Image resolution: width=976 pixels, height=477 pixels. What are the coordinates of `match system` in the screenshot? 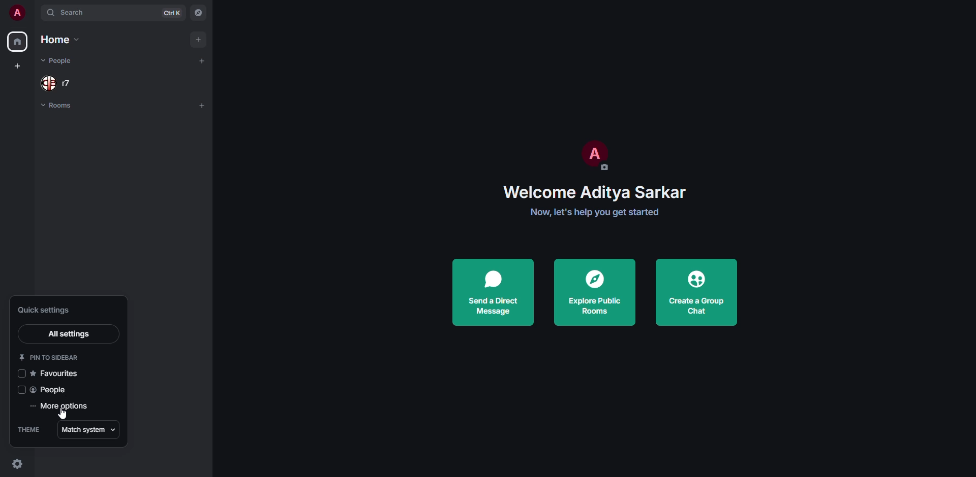 It's located at (87, 430).